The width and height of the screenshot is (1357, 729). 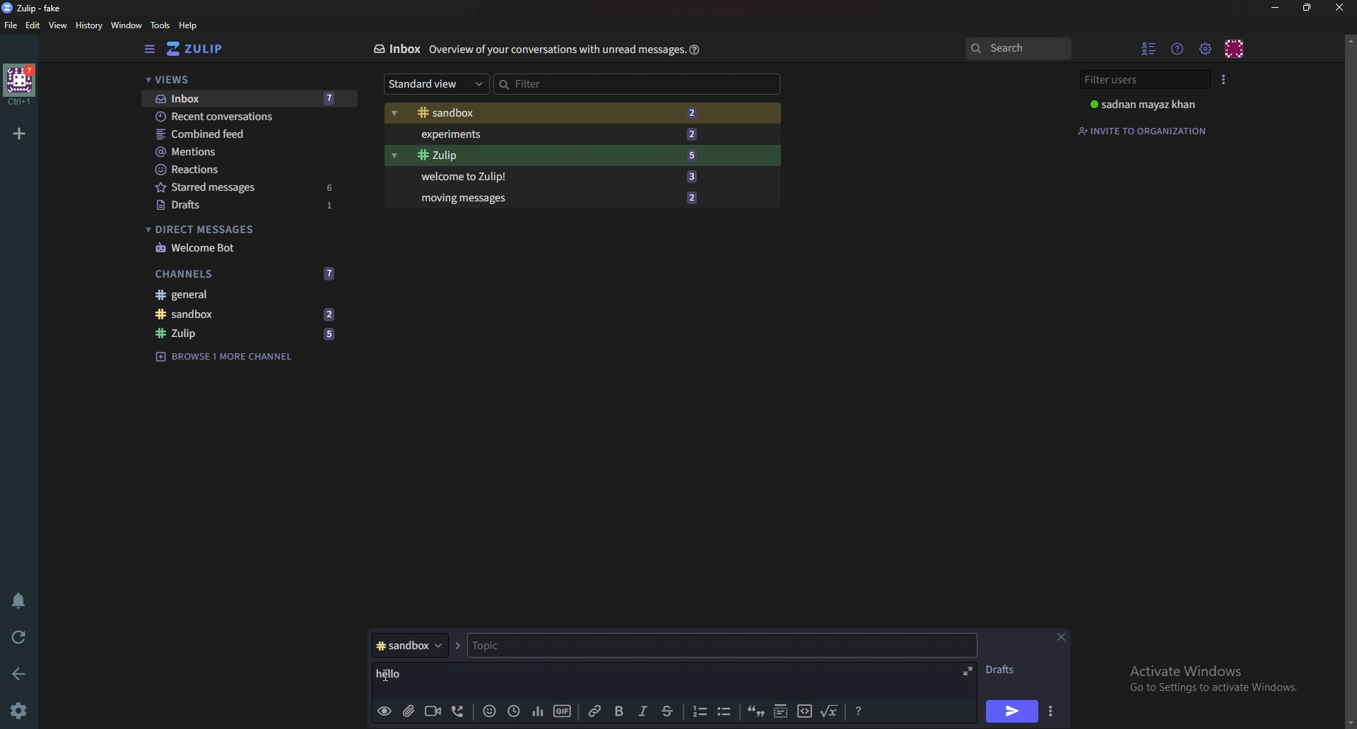 I want to click on Bold, so click(x=617, y=713).